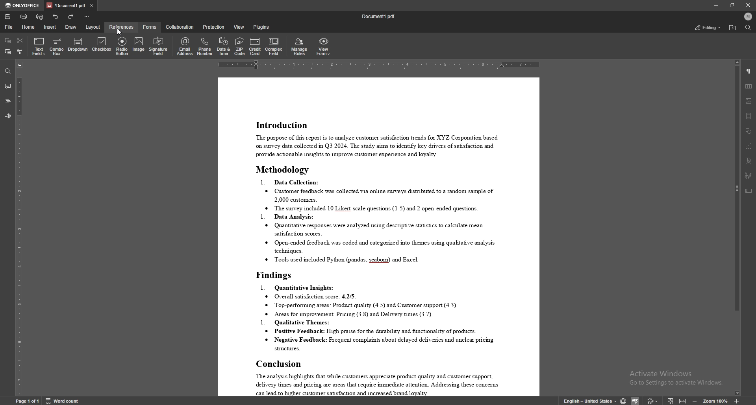 Image resolution: width=756 pixels, height=405 pixels. Describe the element at coordinates (93, 27) in the screenshot. I see `layout` at that location.